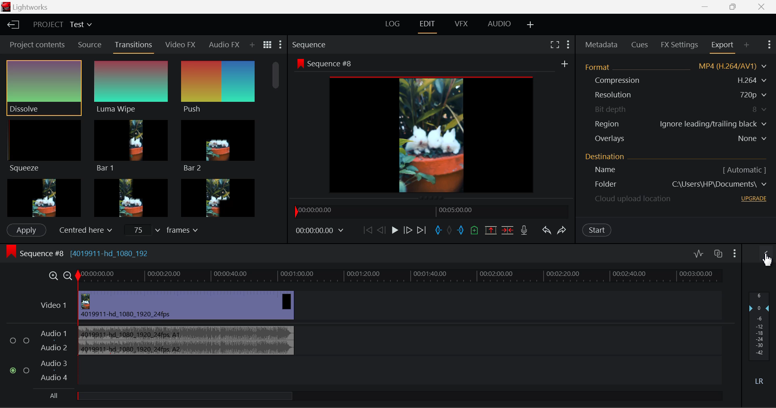 The width and height of the screenshot is (776, 408). Describe the element at coordinates (393, 231) in the screenshot. I see `Play` at that location.